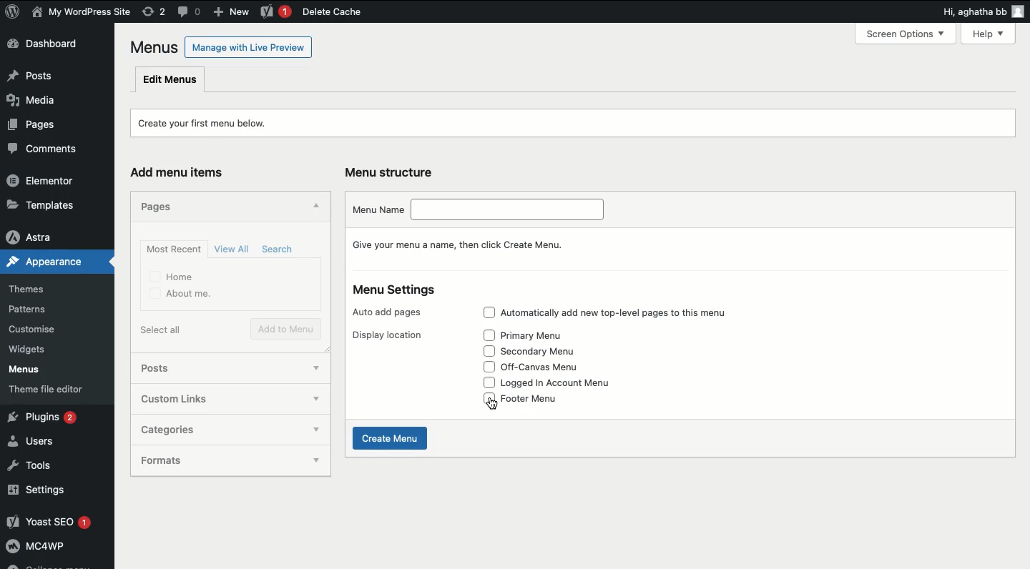 The width and height of the screenshot is (1030, 569). Describe the element at coordinates (285, 328) in the screenshot. I see `Add to menu` at that location.